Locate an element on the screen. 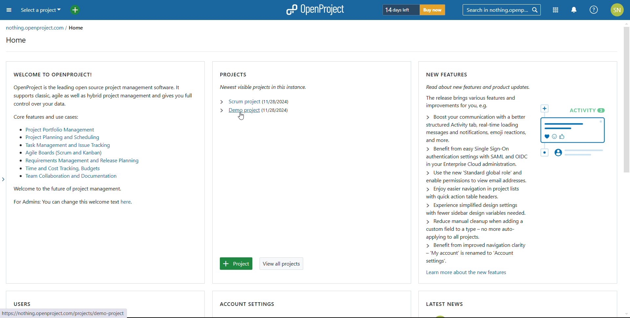 The image size is (630, 318). start date of scrum project is located at coordinates (275, 102).